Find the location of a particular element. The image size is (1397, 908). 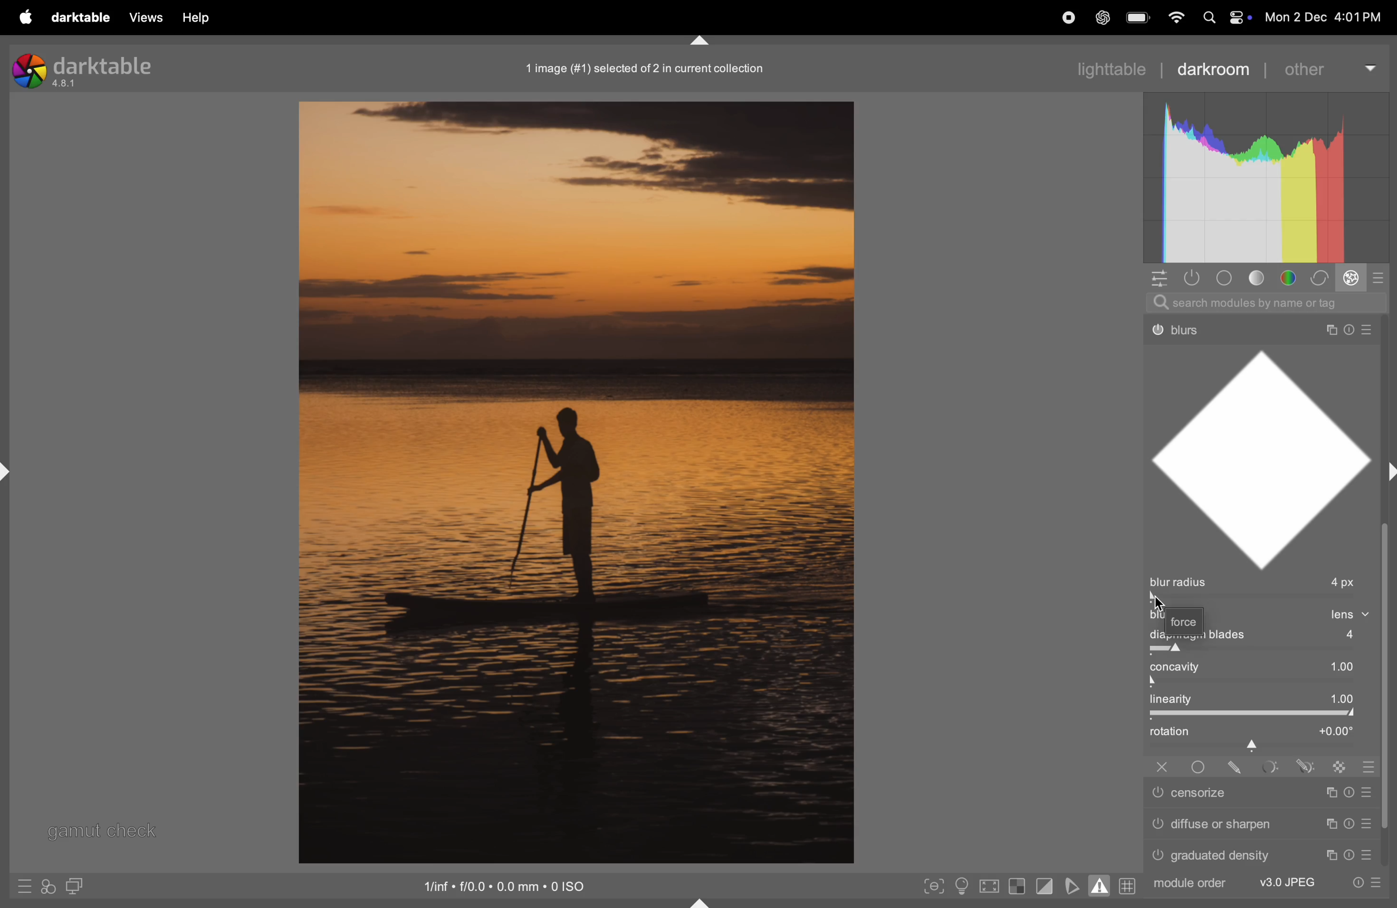

quick acess to panel is located at coordinates (1157, 280).